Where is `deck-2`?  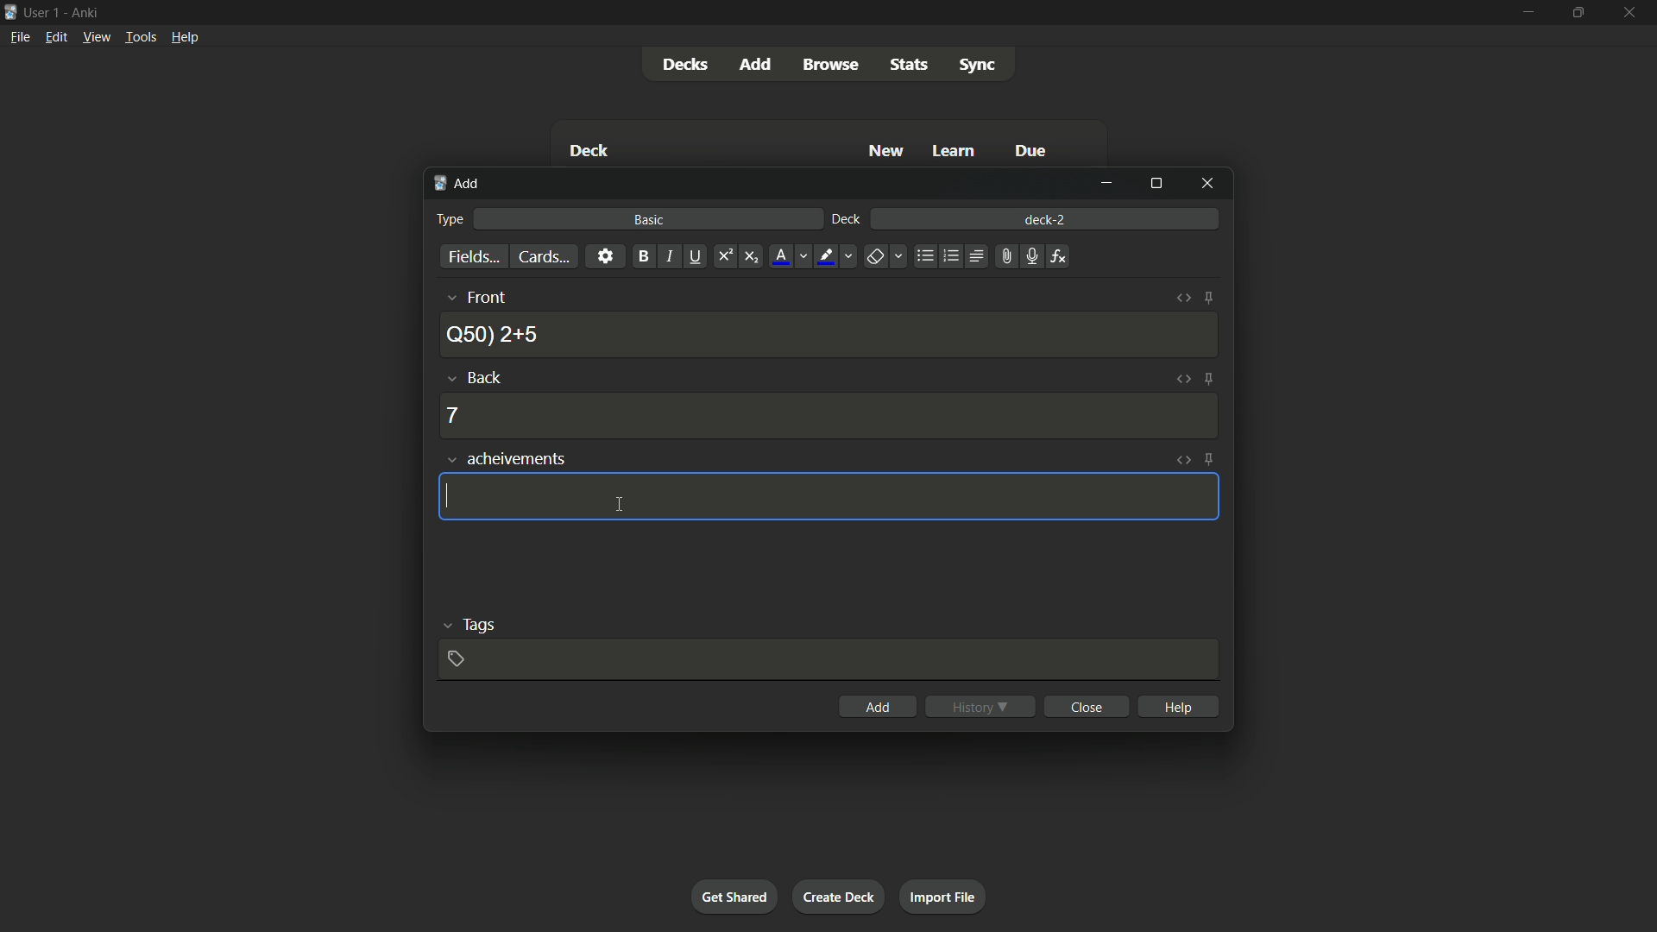 deck-2 is located at coordinates (1047, 218).